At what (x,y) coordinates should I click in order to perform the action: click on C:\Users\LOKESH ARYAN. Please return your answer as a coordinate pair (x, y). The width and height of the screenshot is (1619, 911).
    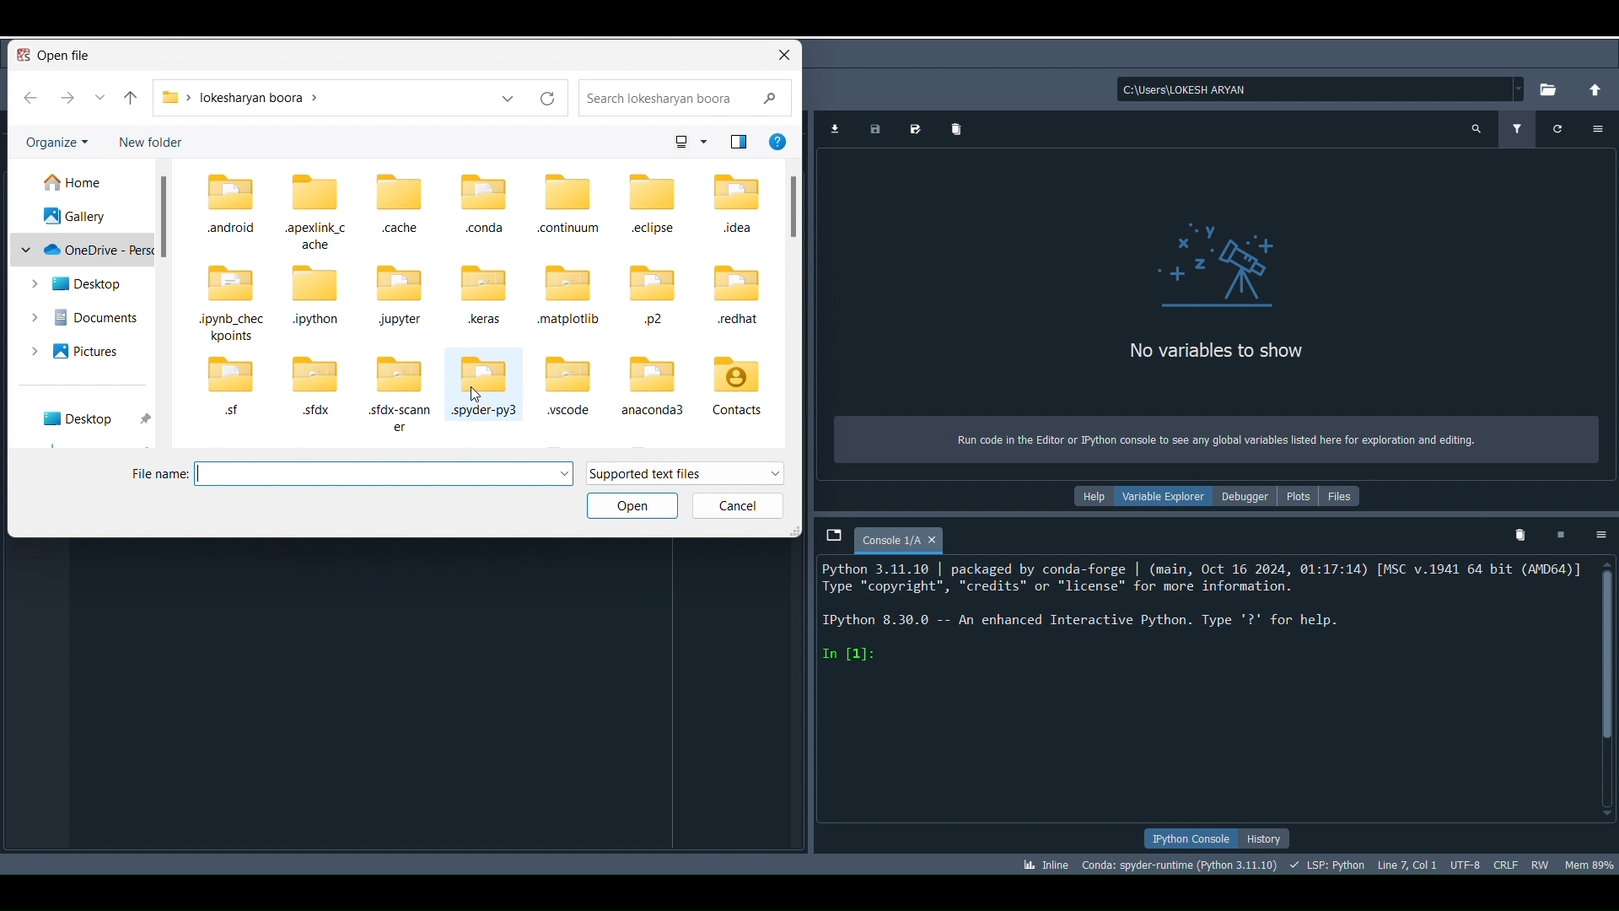
    Looking at the image, I should click on (1319, 87).